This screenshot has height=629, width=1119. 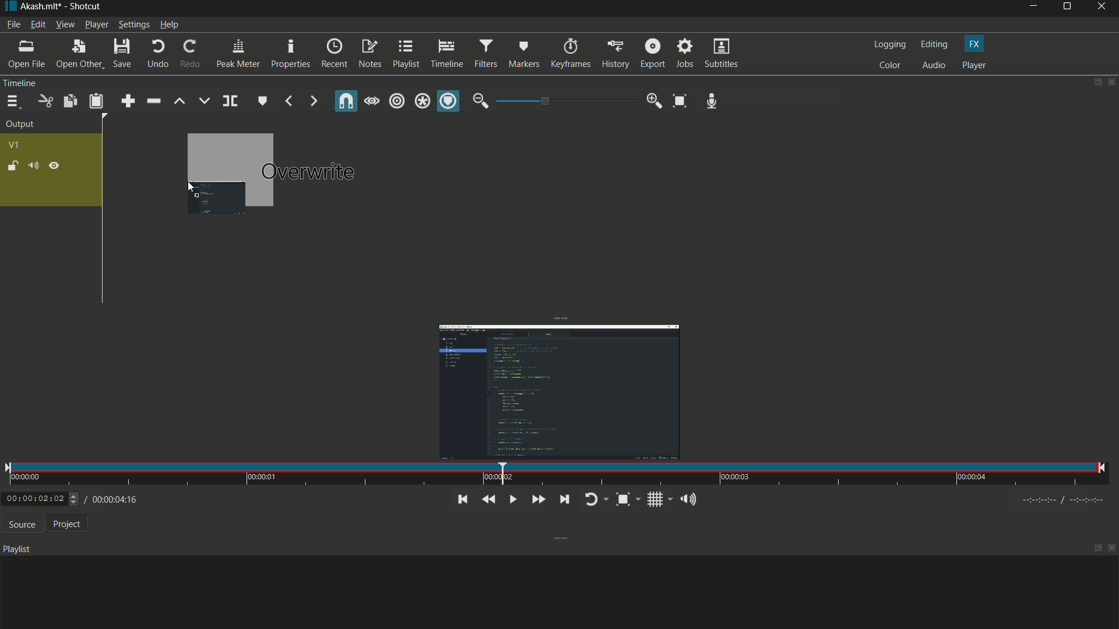 What do you see at coordinates (333, 54) in the screenshot?
I see `recent` at bounding box center [333, 54].